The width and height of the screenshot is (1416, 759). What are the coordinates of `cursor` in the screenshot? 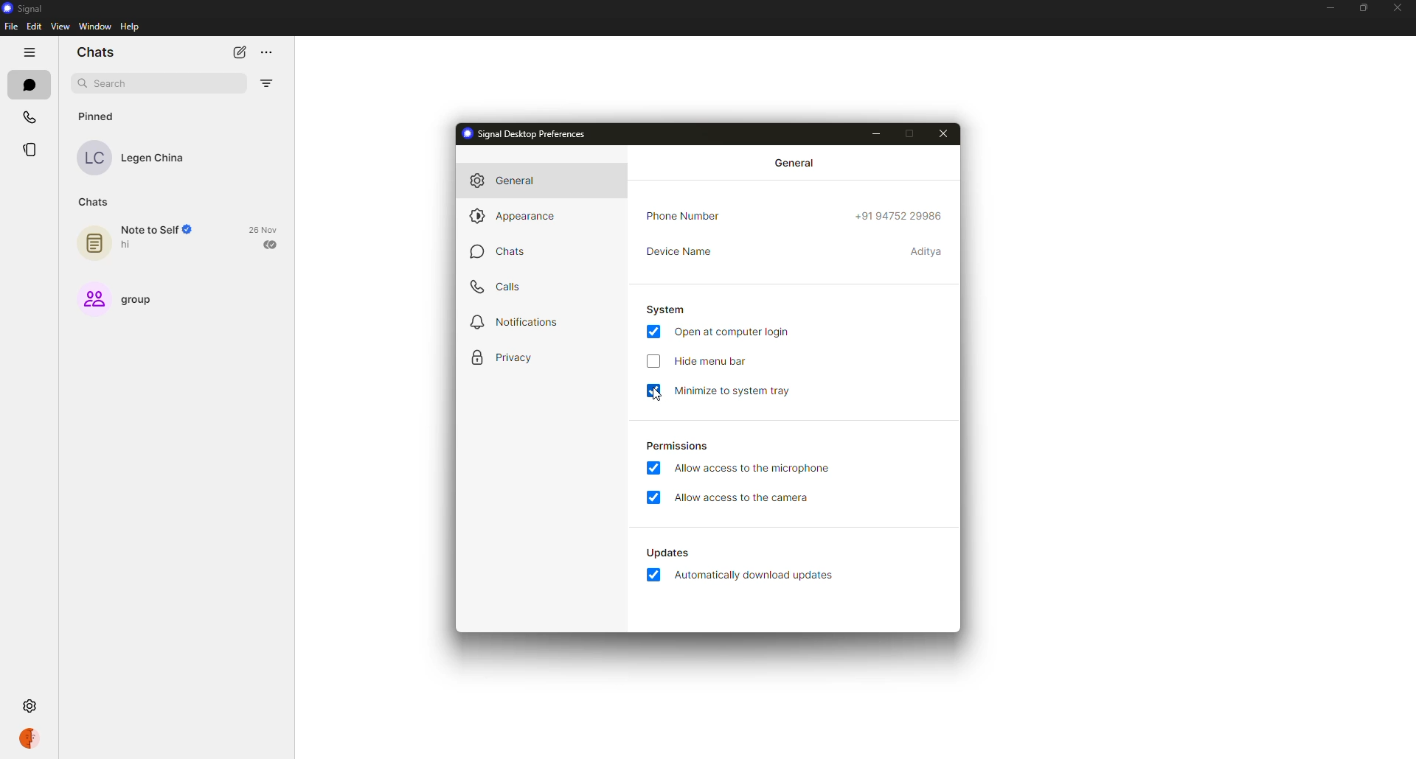 It's located at (659, 394).